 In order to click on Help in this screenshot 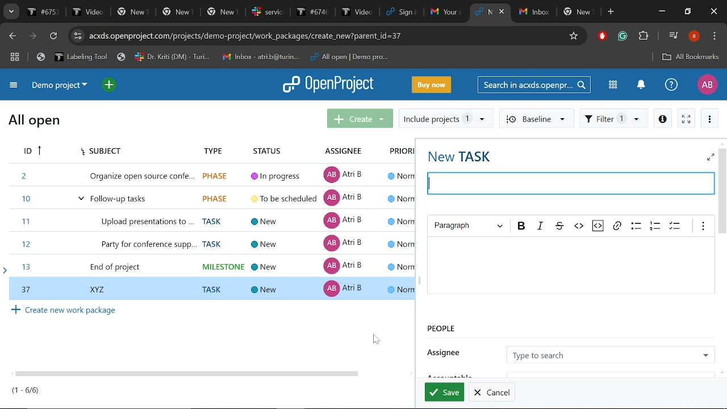, I will do `click(671, 84)`.